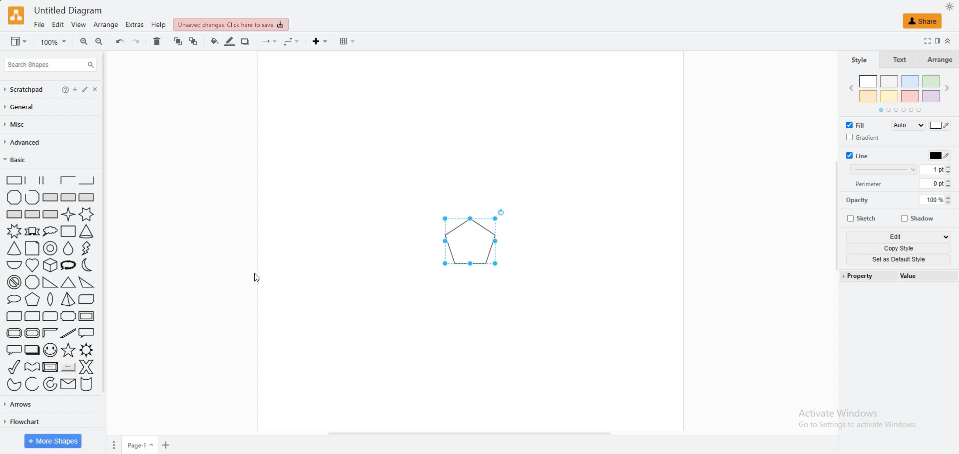 This screenshot has width=959, height=454. Describe the element at coordinates (50, 231) in the screenshot. I see `cloud callout` at that location.